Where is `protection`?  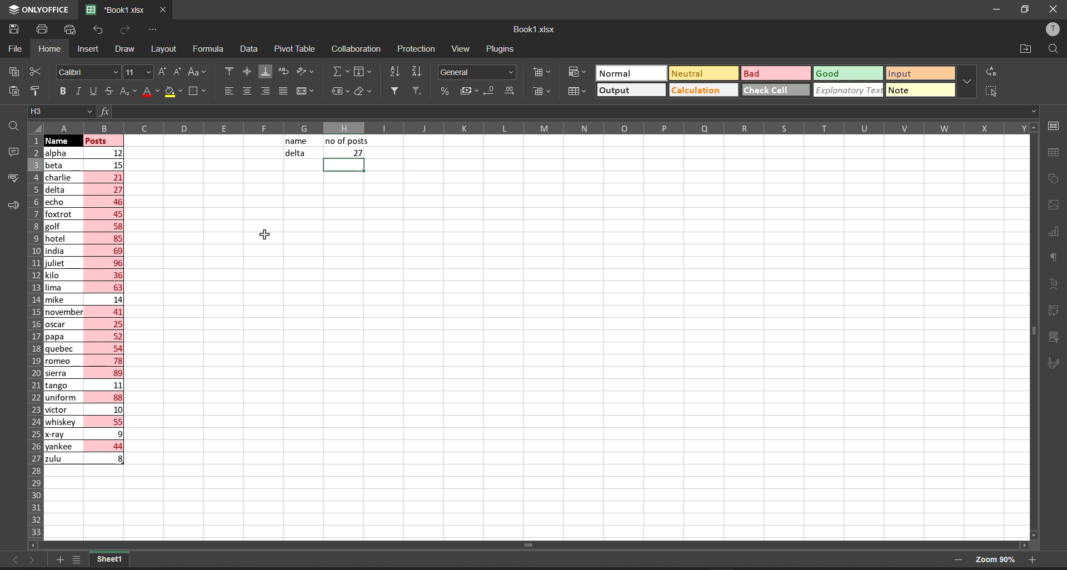
protection is located at coordinates (419, 48).